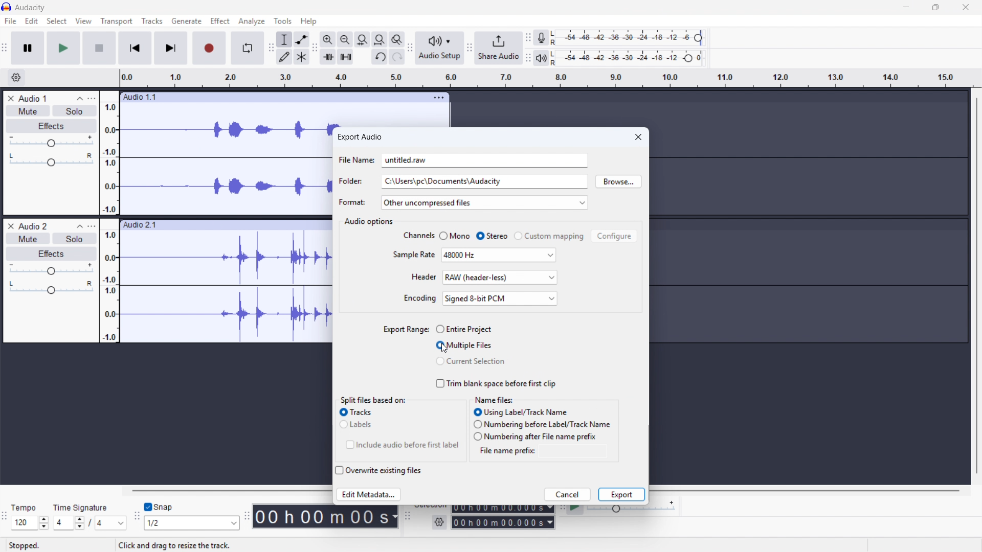 This screenshot has height=552, width=982. What do you see at coordinates (614, 236) in the screenshot?
I see `Configure ` at bounding box center [614, 236].